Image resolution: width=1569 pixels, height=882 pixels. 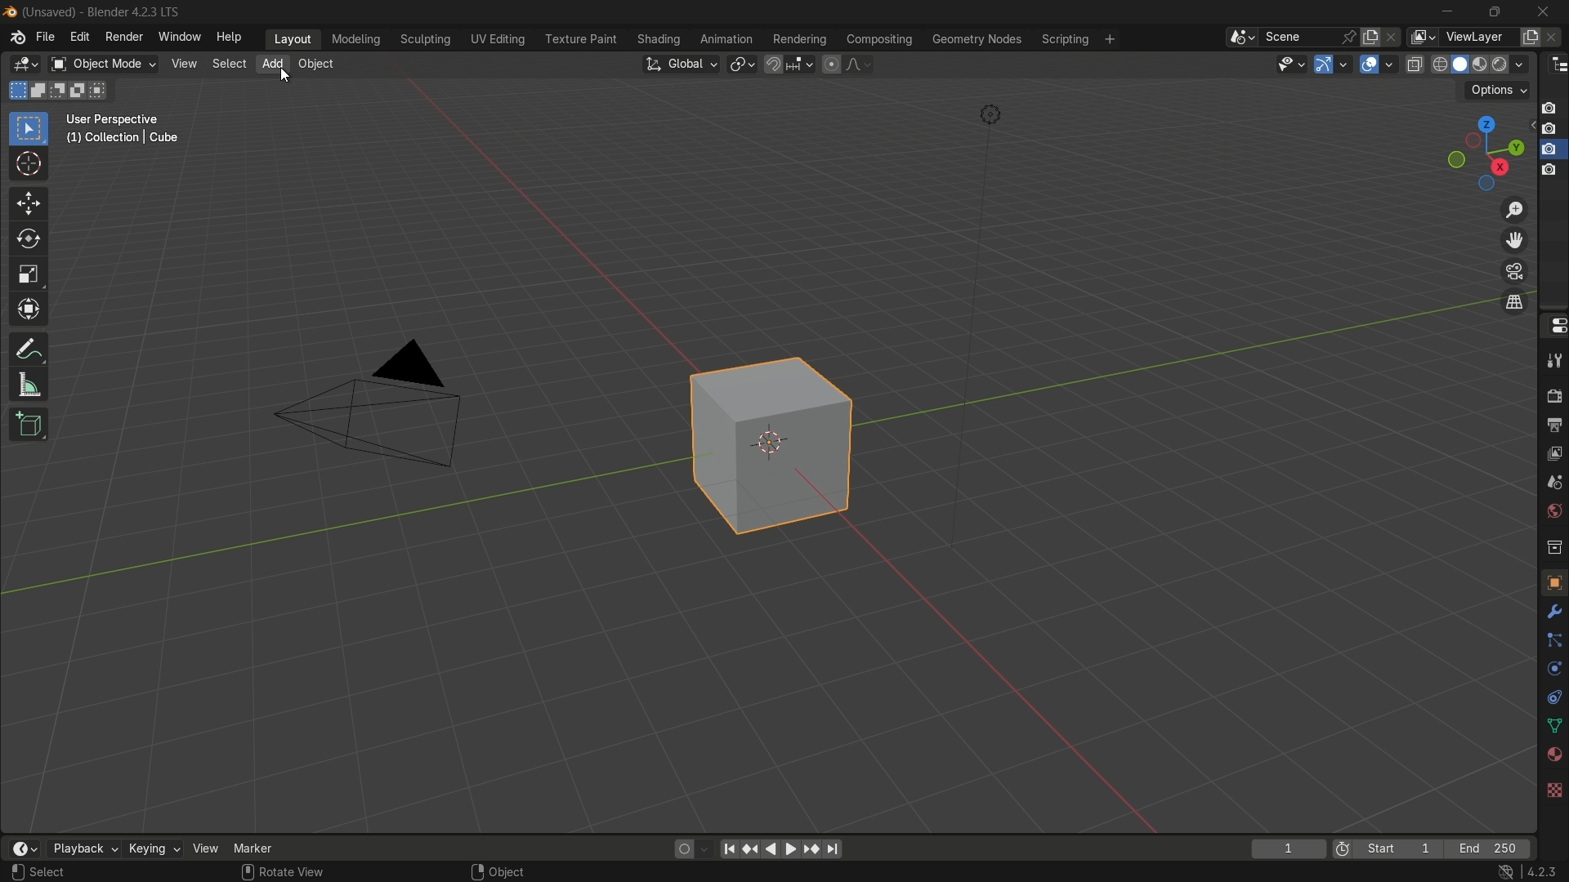 I want to click on mouse scroll, so click(x=247, y=871).